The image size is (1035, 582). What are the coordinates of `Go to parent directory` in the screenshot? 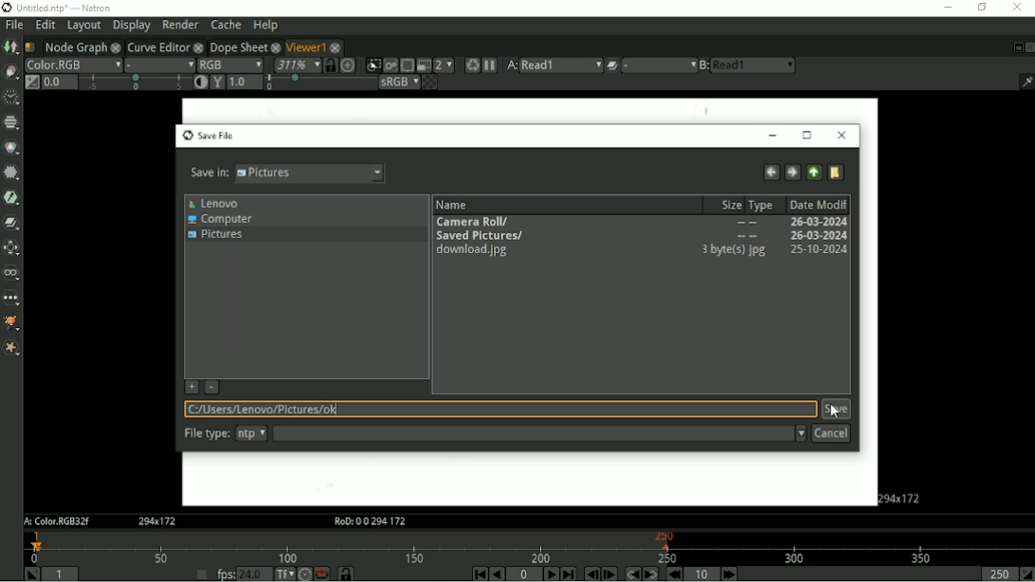 It's located at (813, 173).